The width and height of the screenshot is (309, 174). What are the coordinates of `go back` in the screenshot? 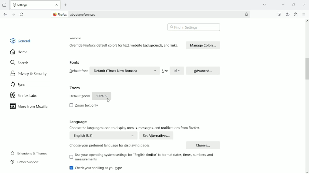 It's located at (5, 14).